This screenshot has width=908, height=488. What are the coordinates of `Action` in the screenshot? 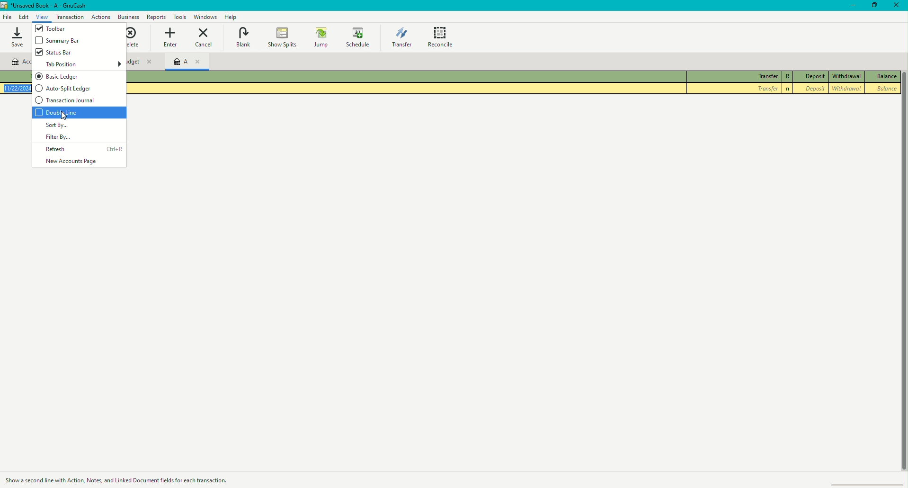 It's located at (99, 17).